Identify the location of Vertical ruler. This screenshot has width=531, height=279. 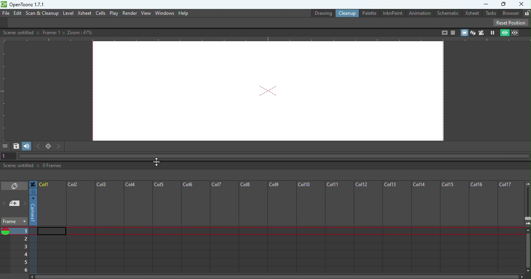
(3, 90).